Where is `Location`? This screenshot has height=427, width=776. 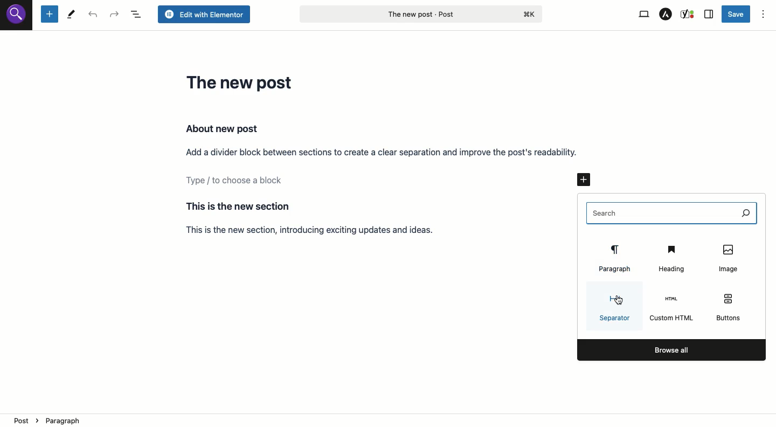 Location is located at coordinates (389, 420).